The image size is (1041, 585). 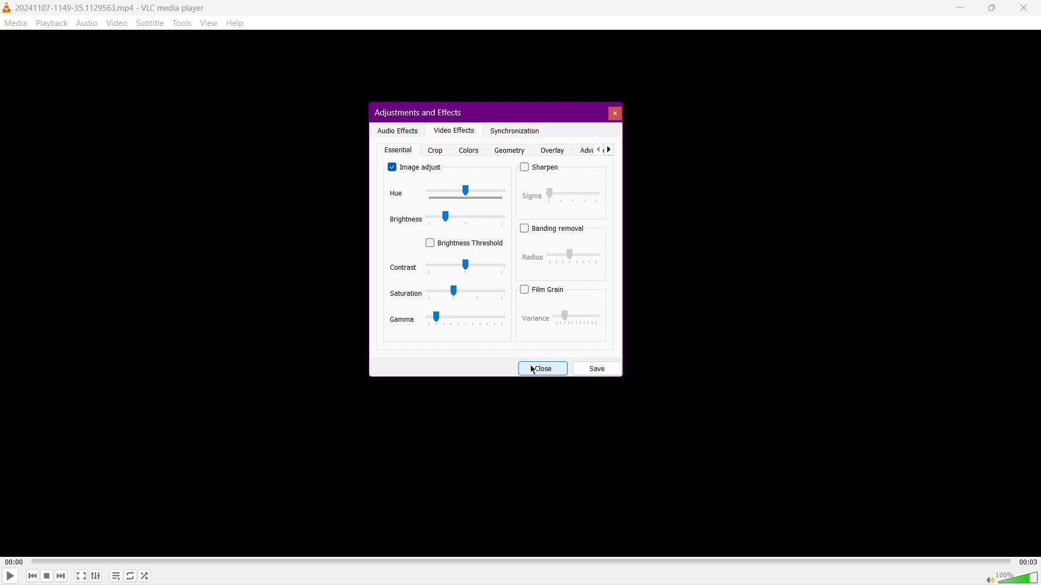 I want to click on Banding Removal, so click(x=553, y=228).